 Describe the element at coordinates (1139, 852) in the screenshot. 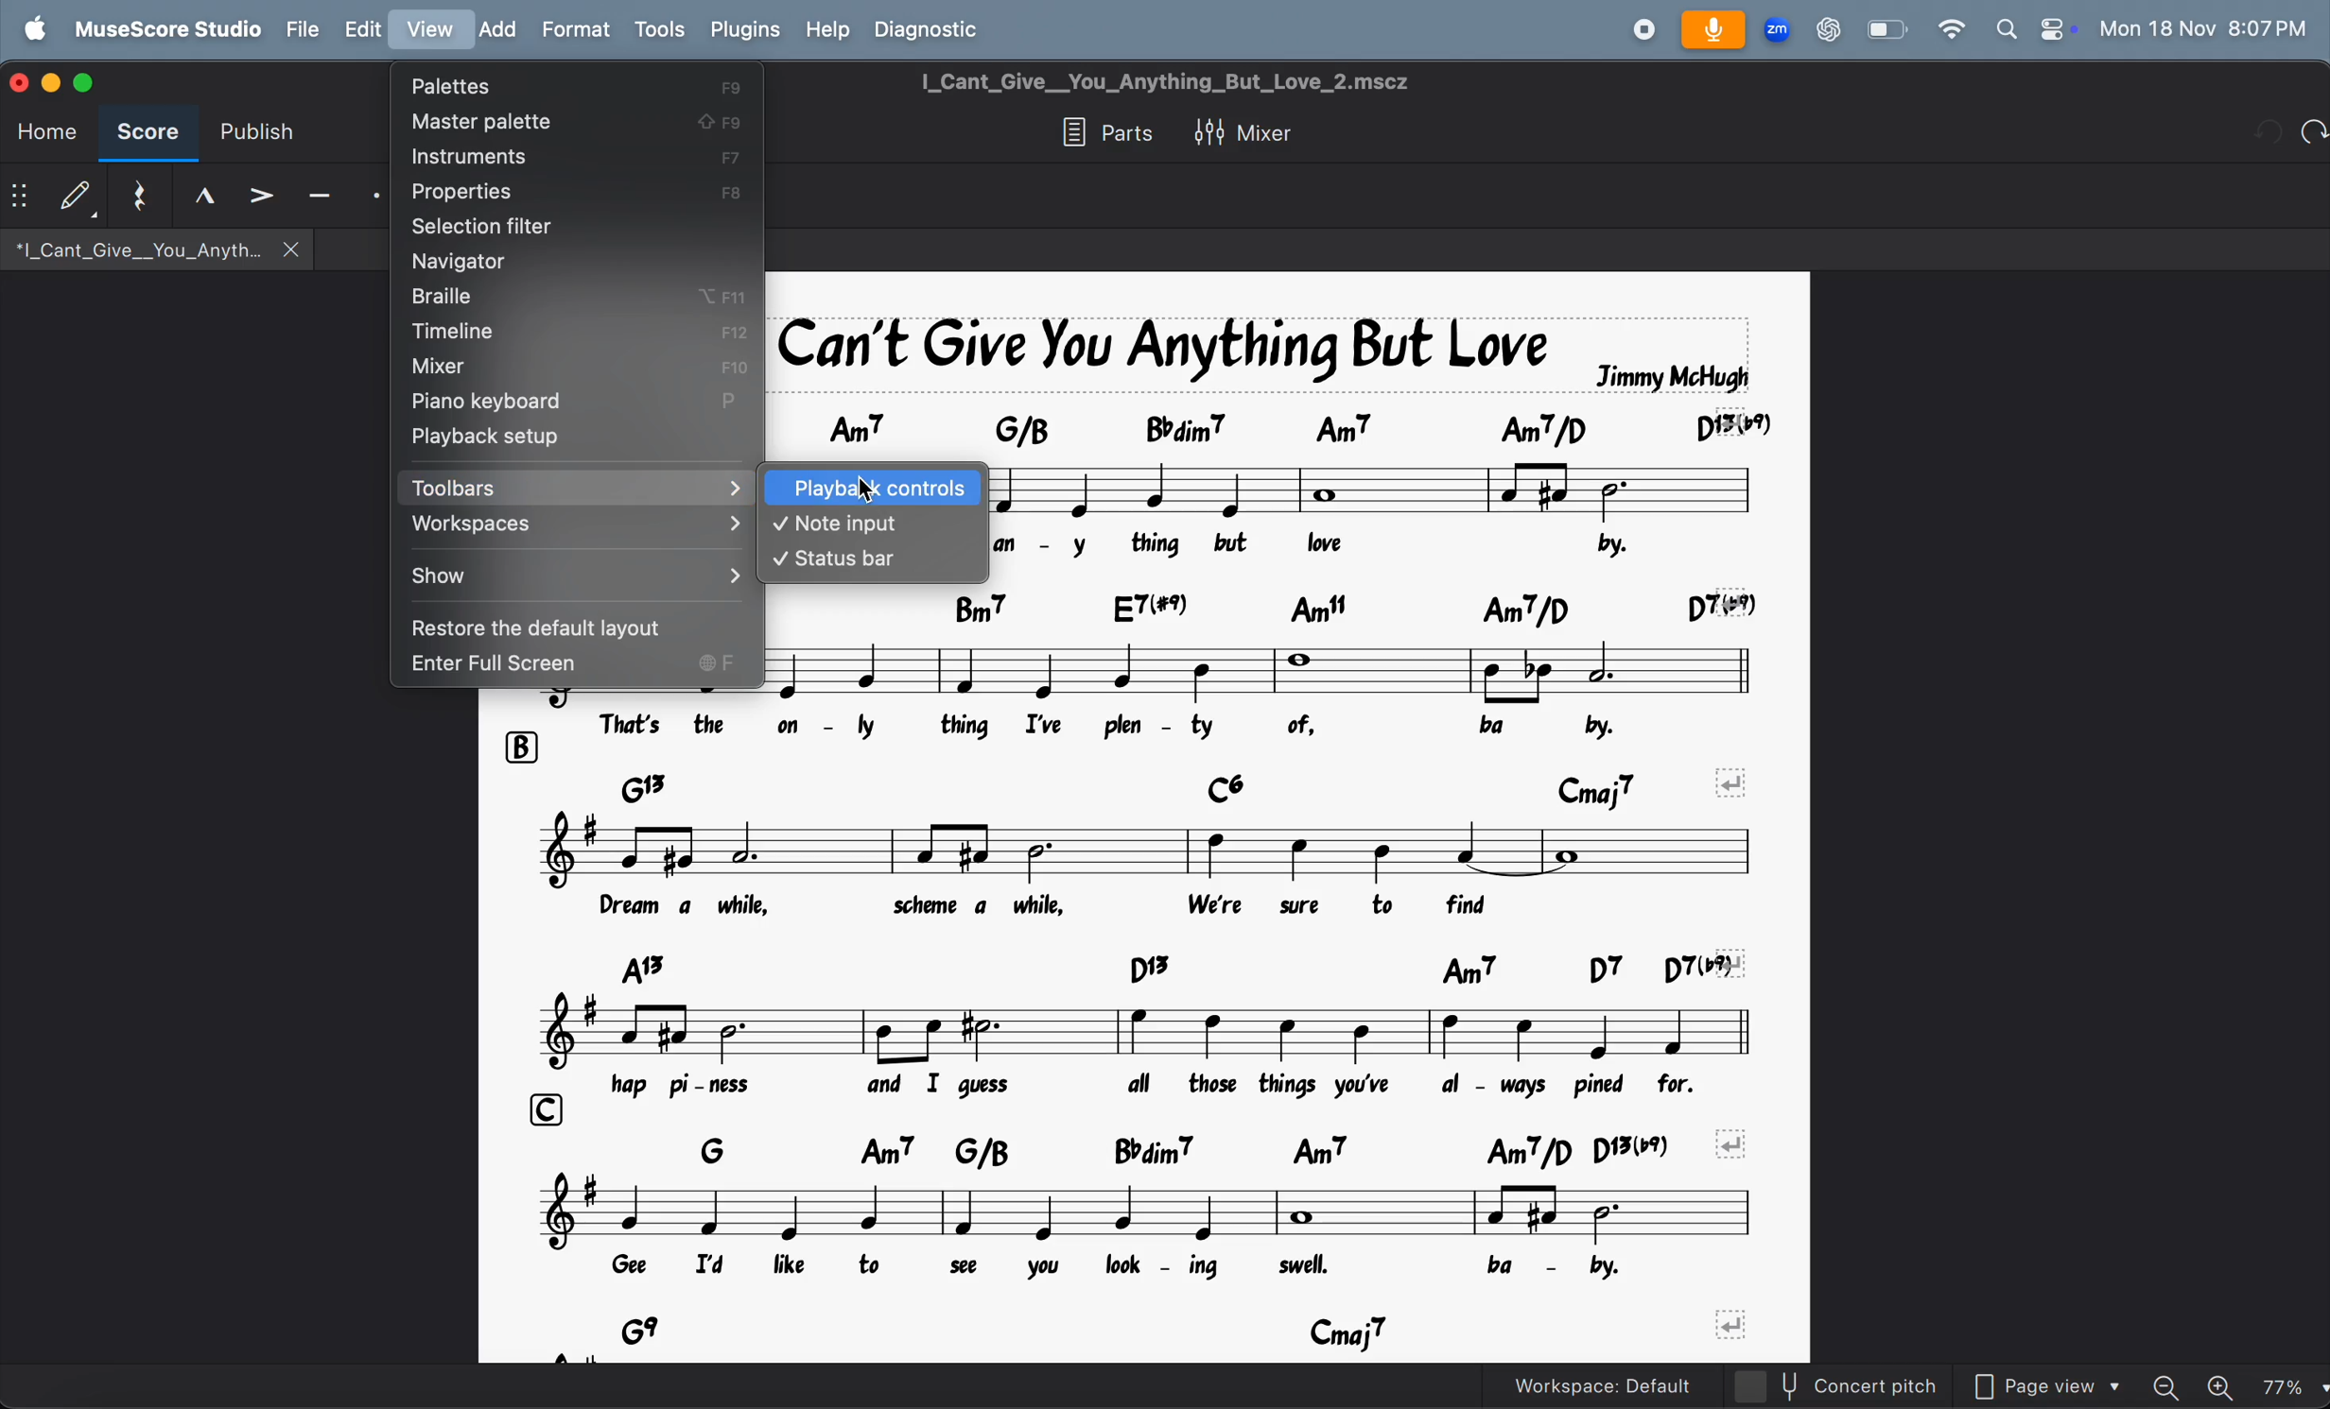

I see `notes` at that location.